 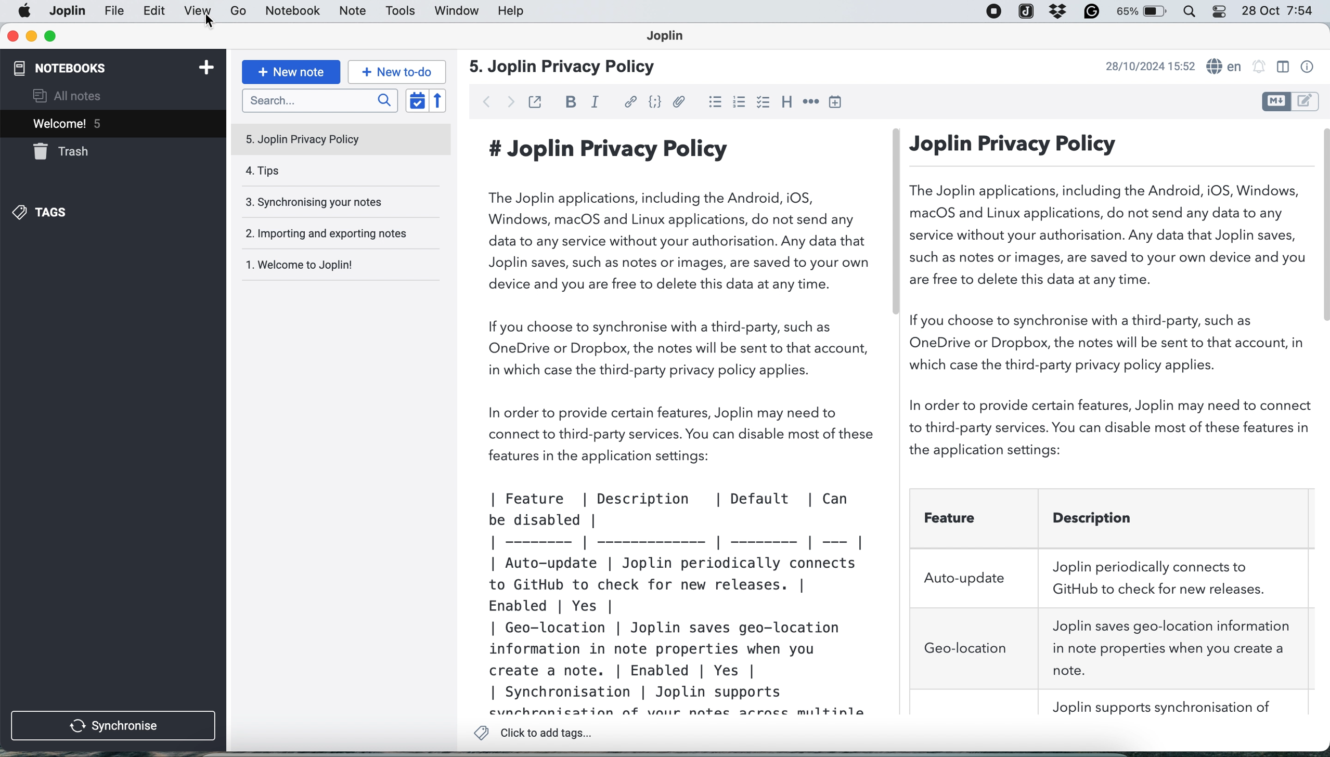 What do you see at coordinates (1111, 423) in the screenshot?
I see ` Joplin Privacy Policy The Joplin applications, including the Android, iOS, Windows, macOS and Linux applications, do not send any data to any service without your authorisation. Any data that Joplin saves, such as notes or images, are saved to your own device and you are free to delete this data at any time. If you choose to synchronise with a third-party, such as OneDrive or Dropbox, the notes will be sent to that account, in which case the third-party privacy policy applies. In order to provide certain features, Joplin may need to connect to third-party services. You can disable most of these features in the application settings: Feature Description Joplin periodically connects to Auto-update GitHub to check for new releases. Joplin saves geo-location information Geo-location in note properties when you create a note.` at bounding box center [1111, 423].